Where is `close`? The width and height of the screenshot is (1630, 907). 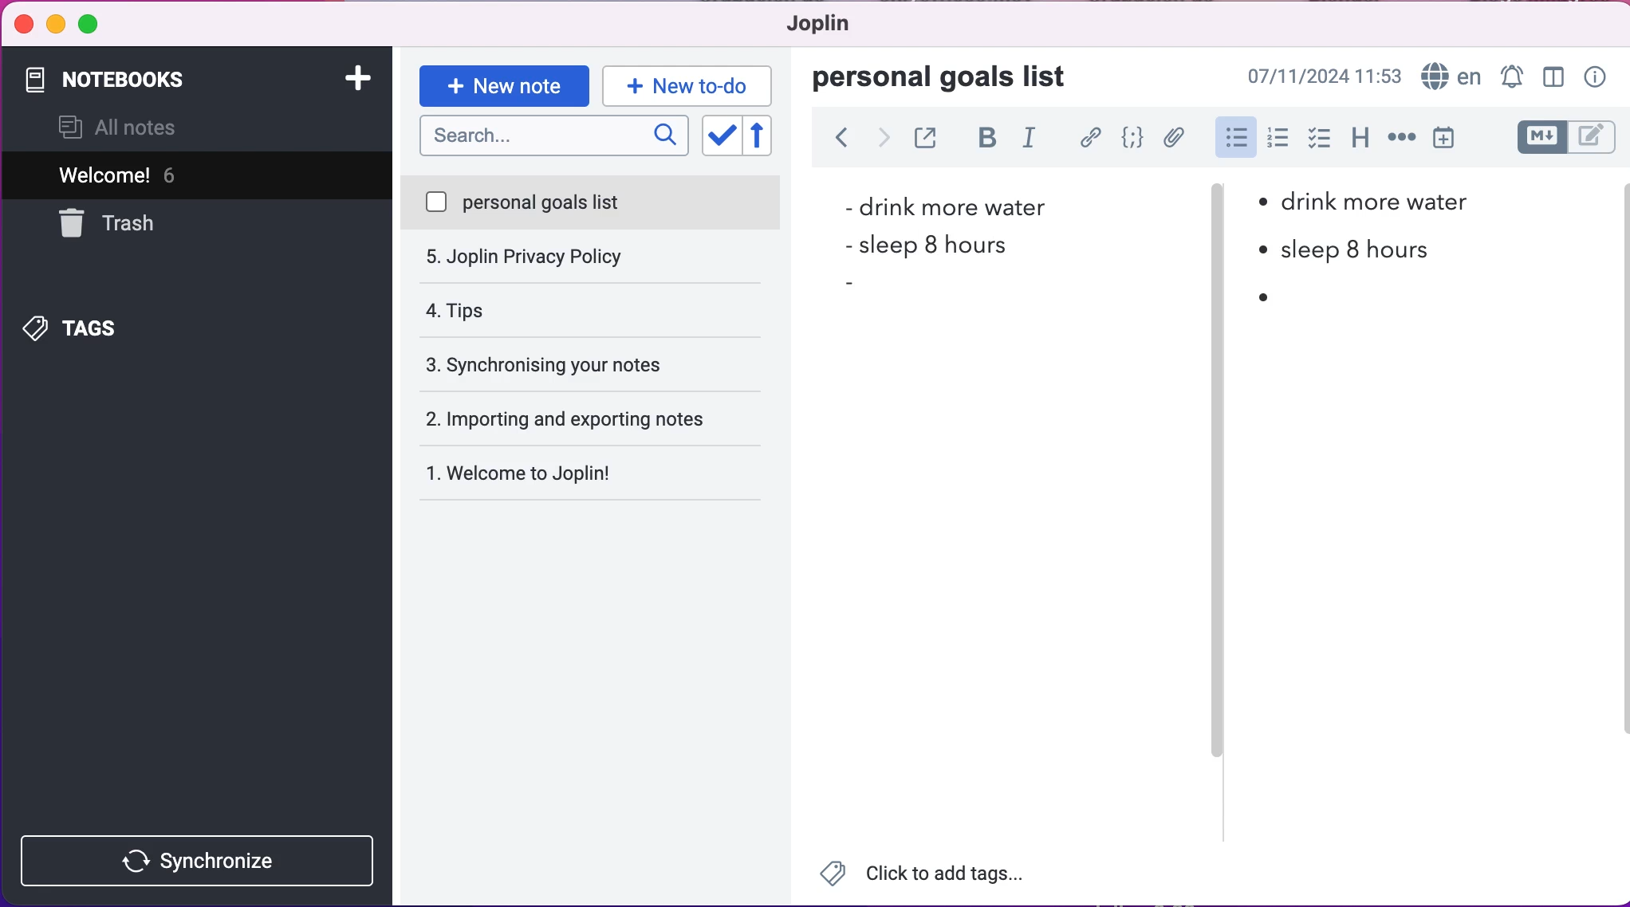
close is located at coordinates (23, 24).